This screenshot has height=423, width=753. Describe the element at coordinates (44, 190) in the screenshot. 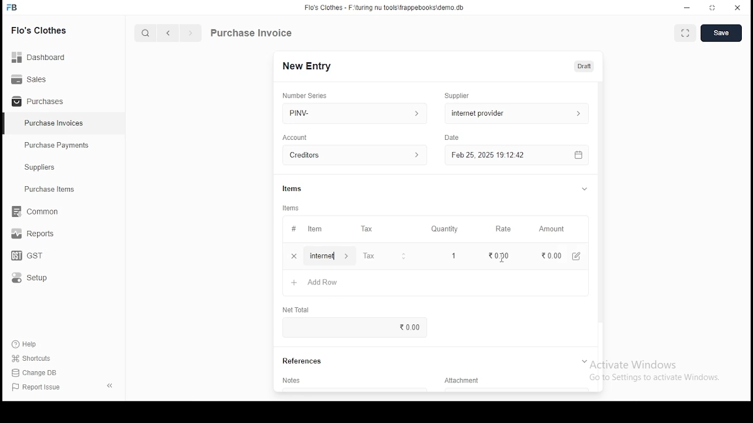

I see `Purchase ltems` at that location.